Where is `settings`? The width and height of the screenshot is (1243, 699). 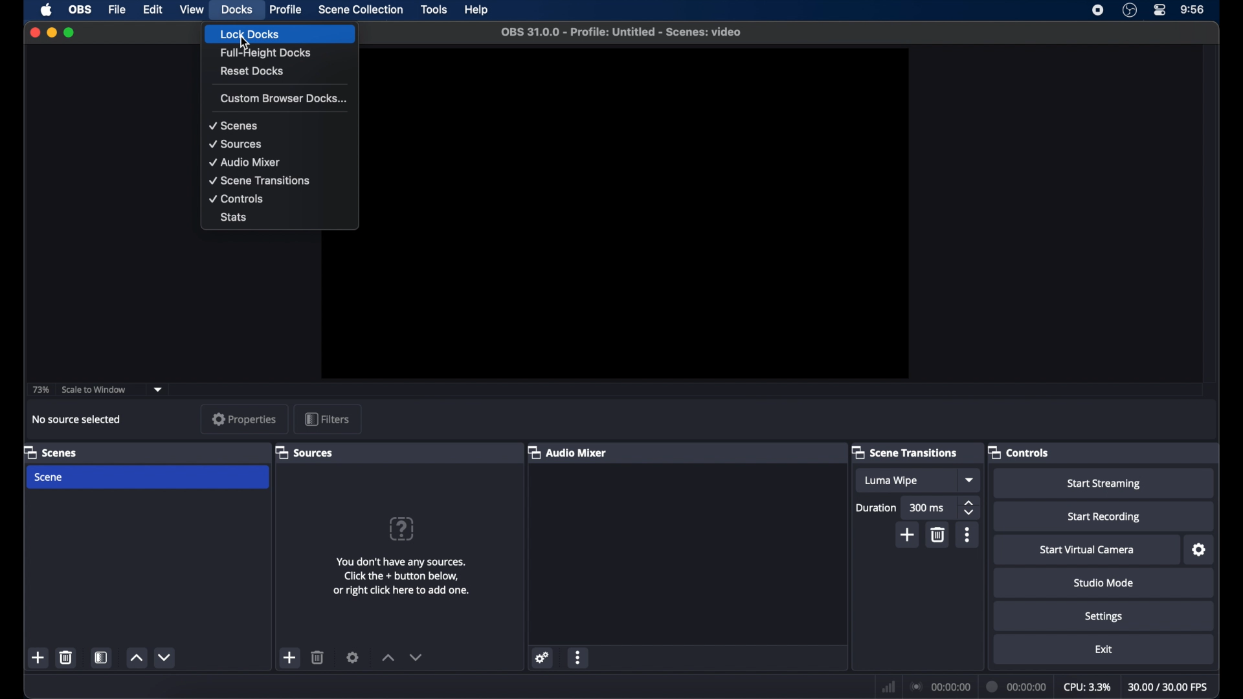
settings is located at coordinates (1199, 549).